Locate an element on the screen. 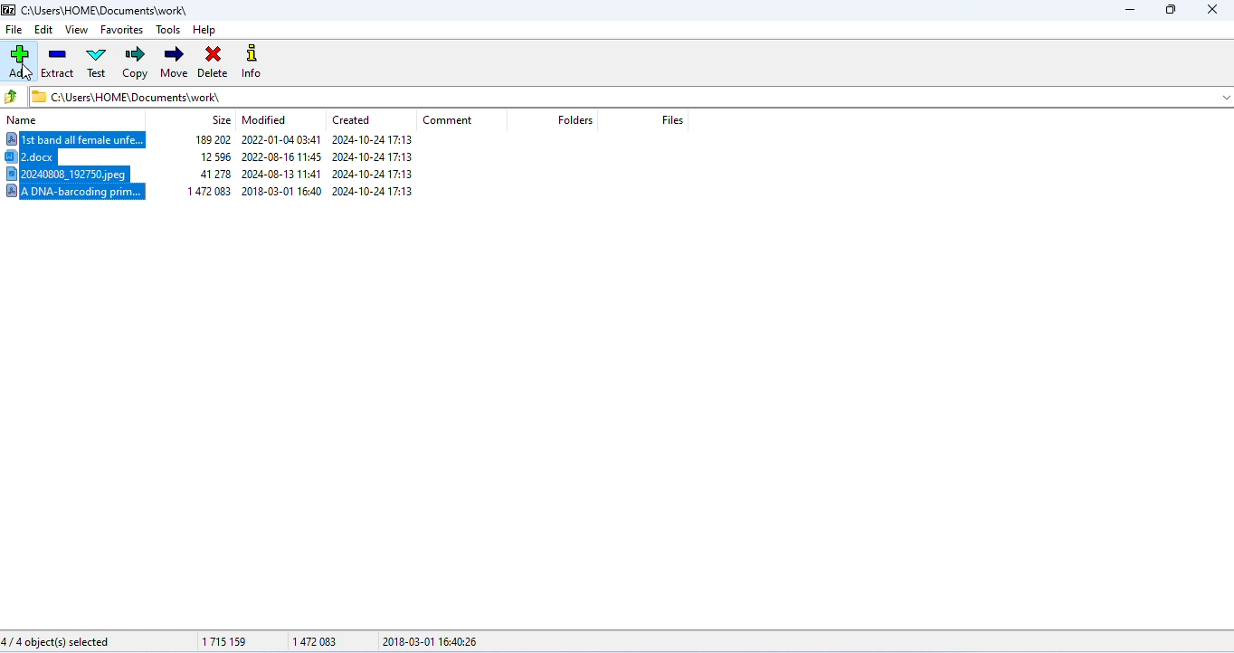 This screenshot has height=653, width=1234. help is located at coordinates (204, 31).